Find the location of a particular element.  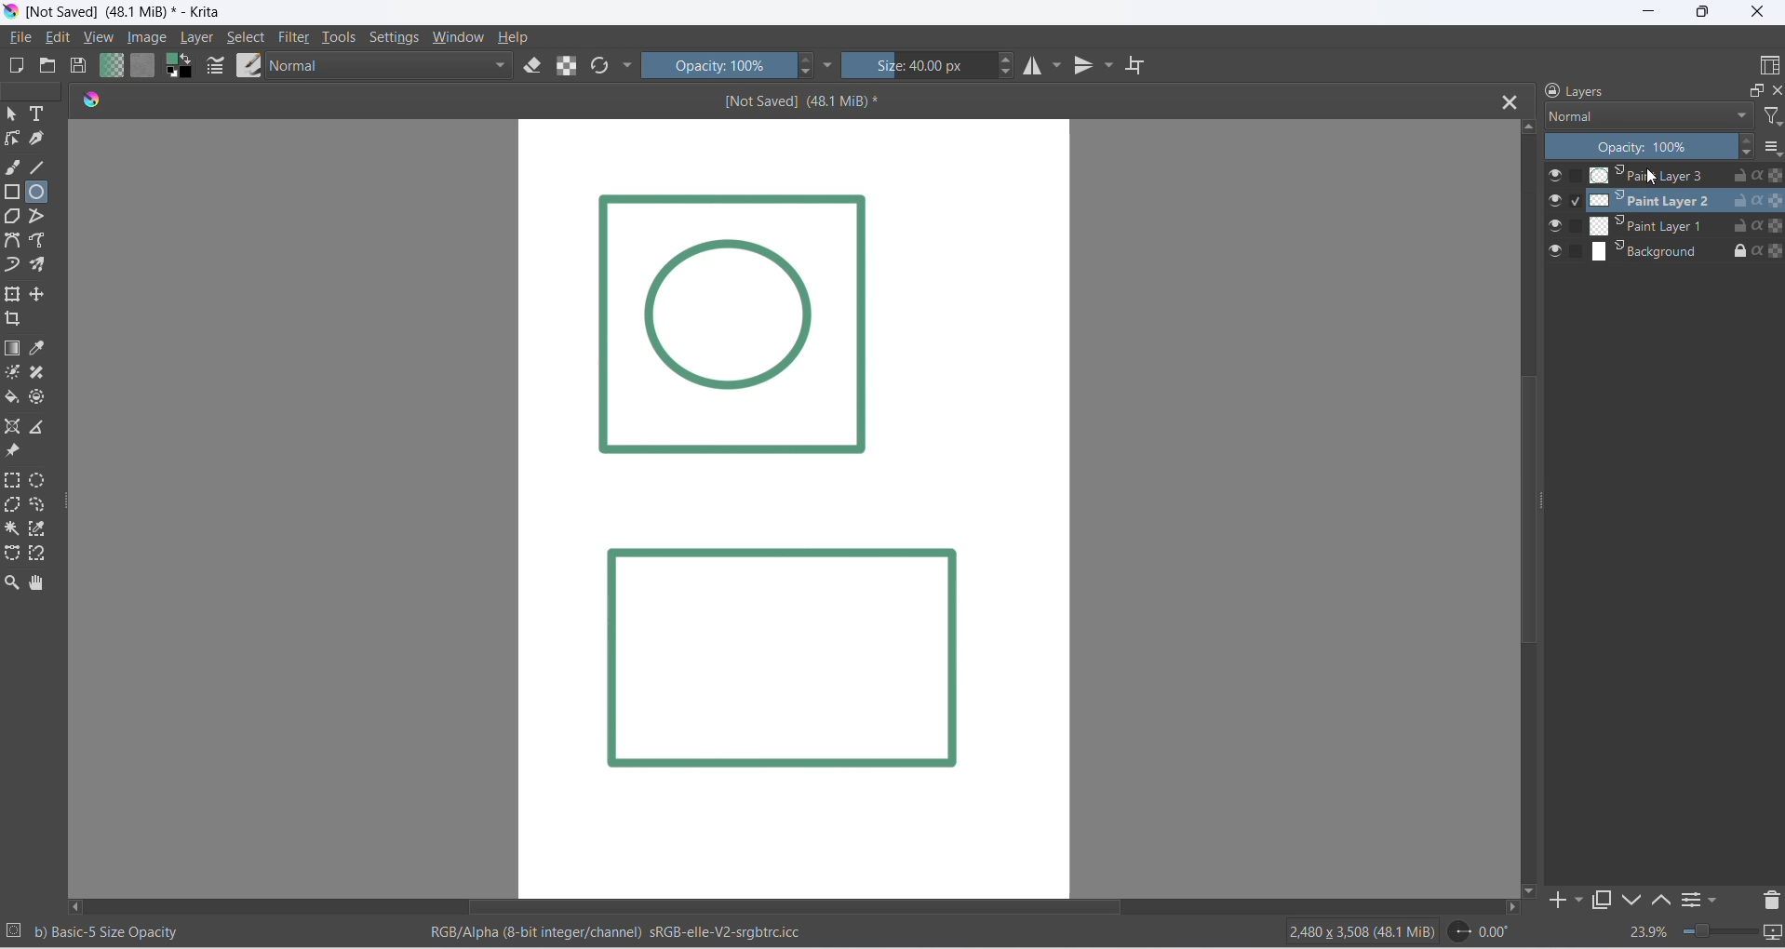

fill patterns is located at coordinates (143, 67).